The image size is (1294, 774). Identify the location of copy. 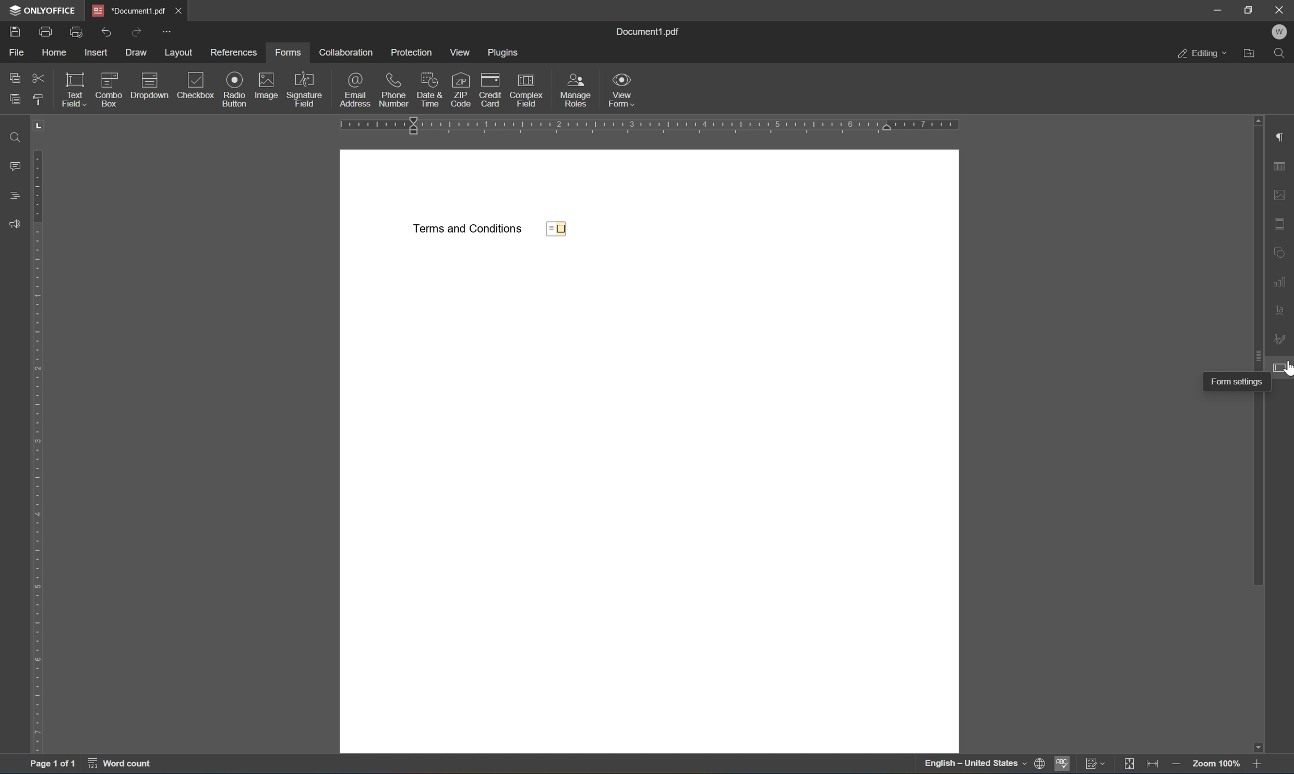
(16, 78).